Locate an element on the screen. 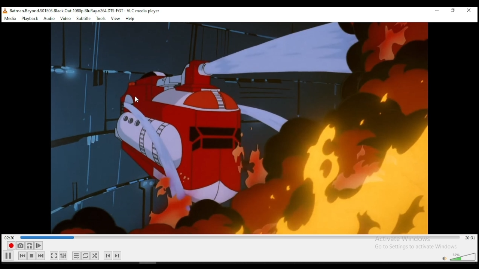  playback is located at coordinates (30, 19).